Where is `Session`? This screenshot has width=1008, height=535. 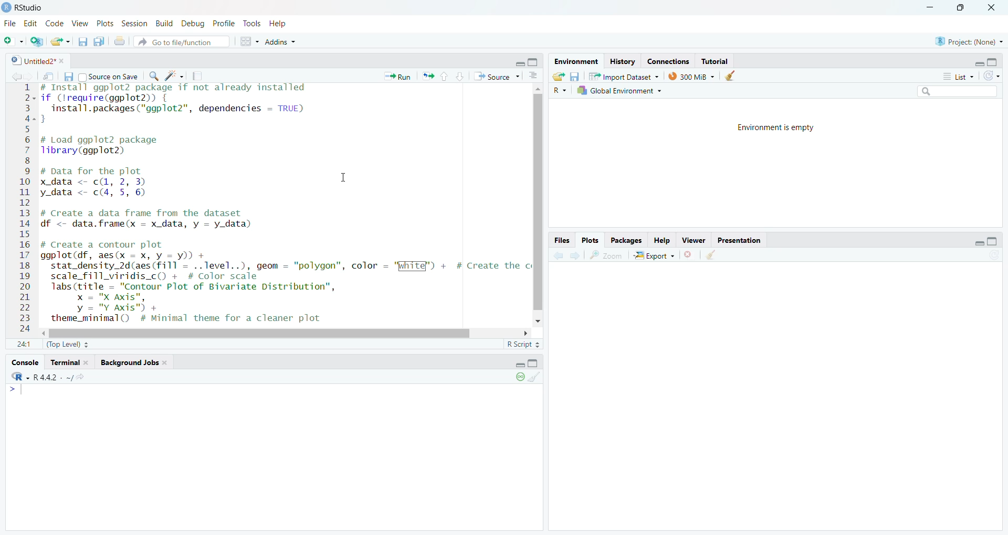 Session is located at coordinates (134, 24).